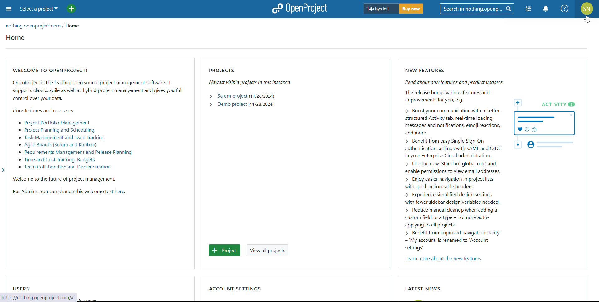 The width and height of the screenshot is (599, 302). Describe the element at coordinates (268, 250) in the screenshot. I see `view all topics` at that location.